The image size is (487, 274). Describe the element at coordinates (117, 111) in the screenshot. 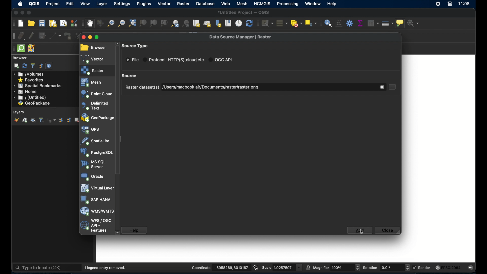

I see `` at that location.